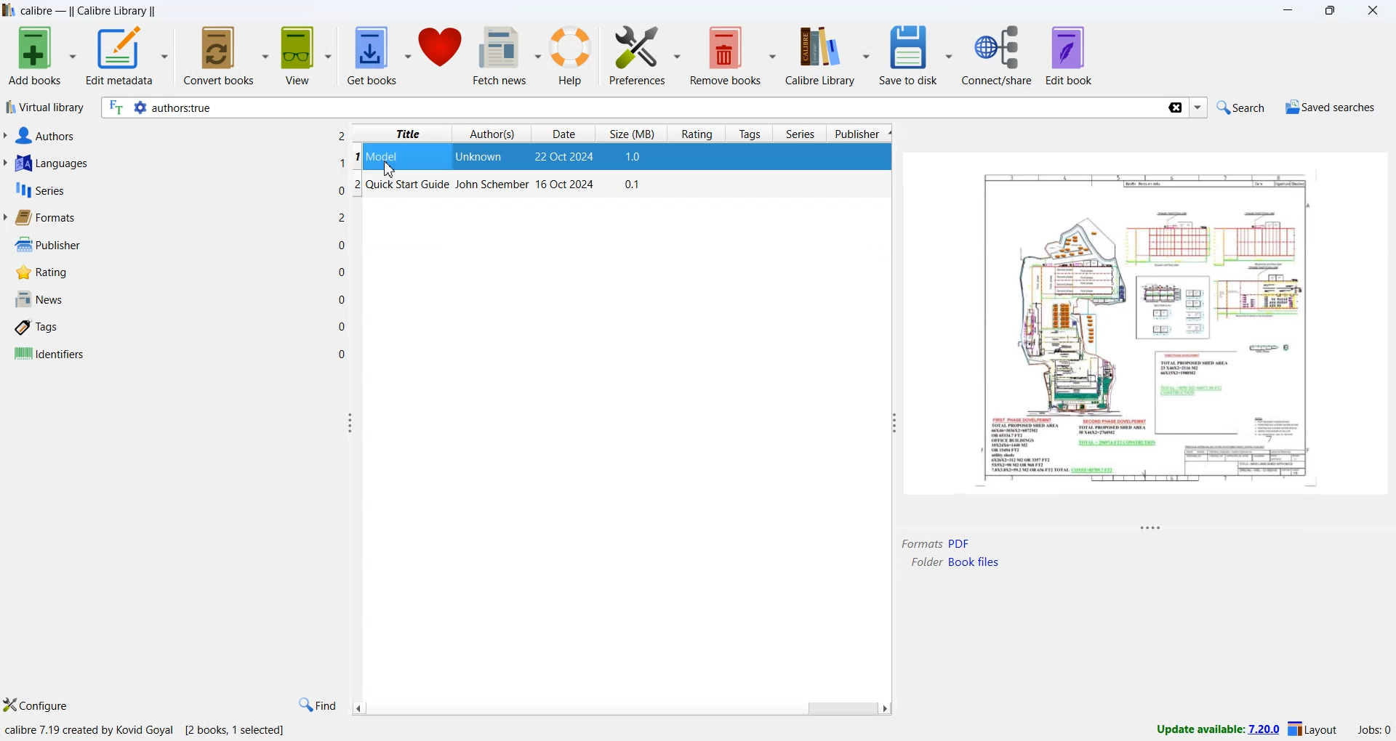 This screenshot has height=741, width=1396. I want to click on virtual library, so click(44, 109).